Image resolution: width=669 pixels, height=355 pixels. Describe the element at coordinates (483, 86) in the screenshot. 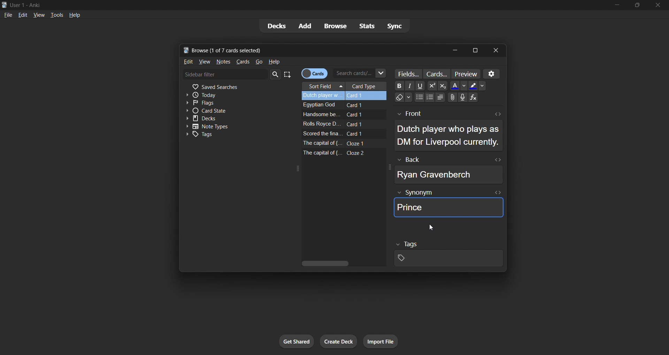

I see `Dropdown` at that location.